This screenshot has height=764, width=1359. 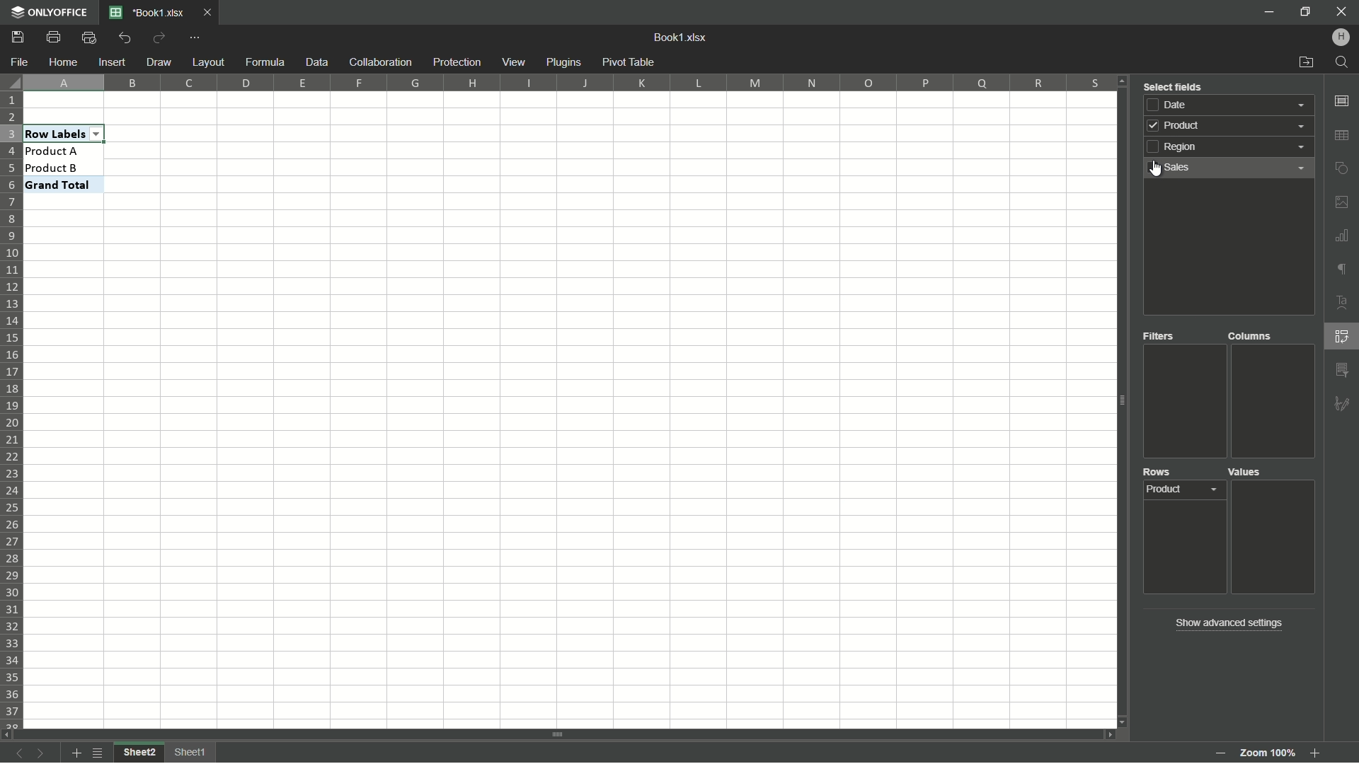 I want to click on Collaboration, so click(x=379, y=62).